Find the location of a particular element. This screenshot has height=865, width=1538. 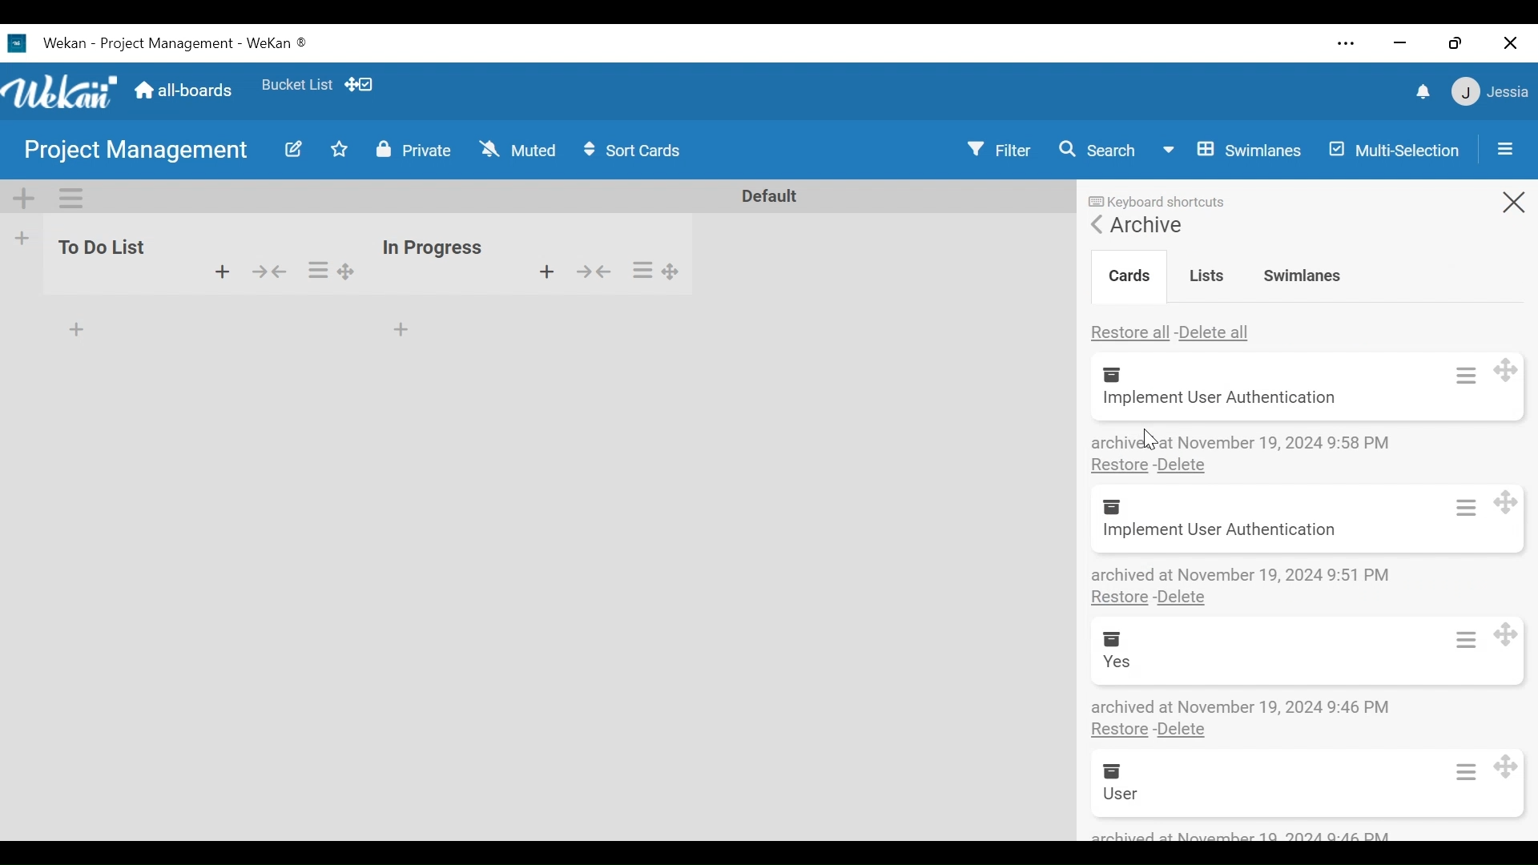

notifications is located at coordinates (1420, 93).